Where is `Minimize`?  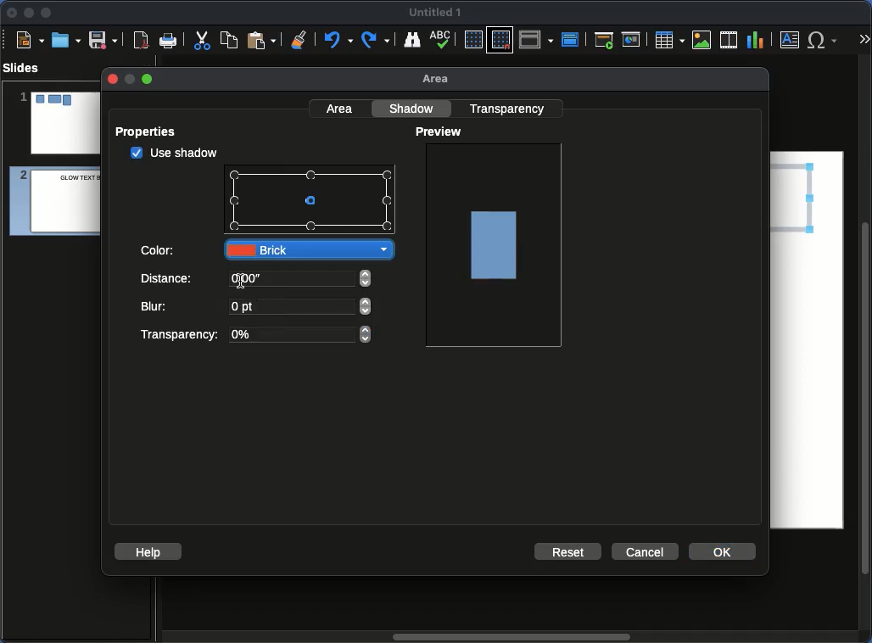 Minimize is located at coordinates (28, 12).